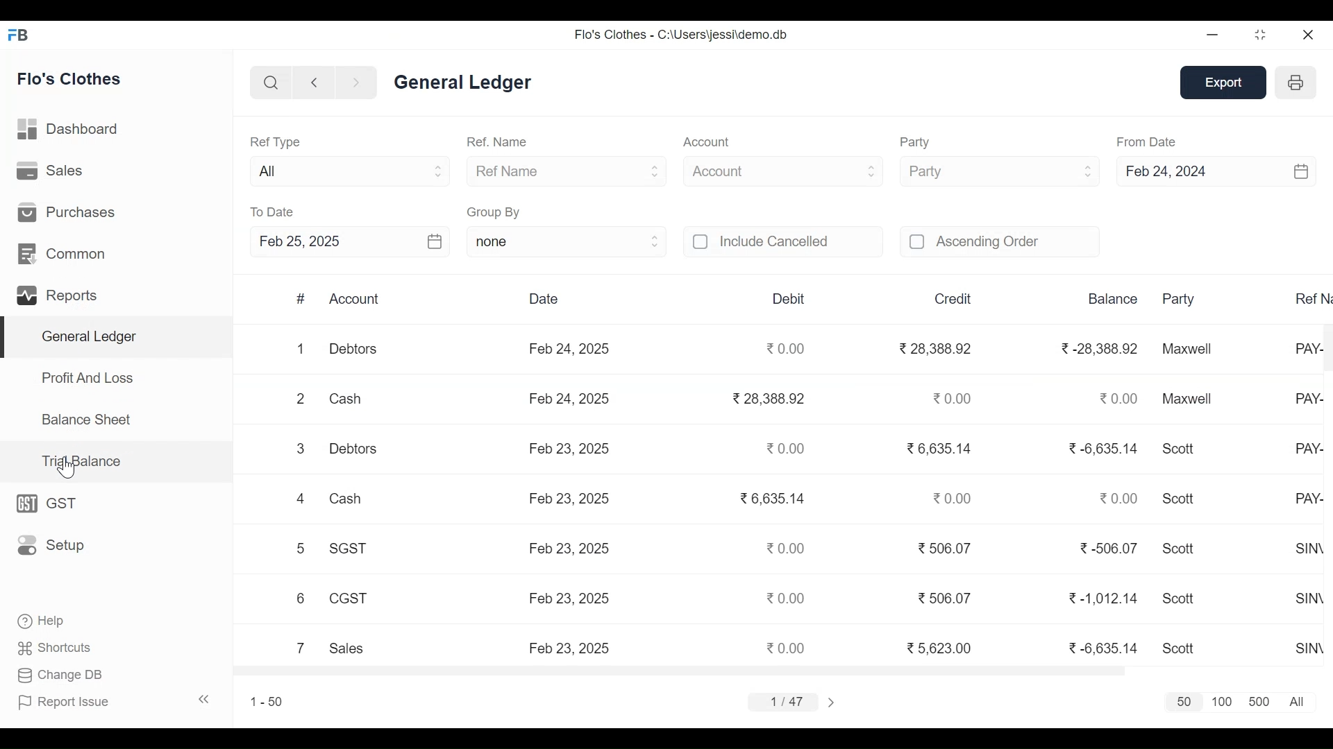 This screenshot has width=1333, height=749. What do you see at coordinates (67, 469) in the screenshot?
I see `cursor` at bounding box center [67, 469].